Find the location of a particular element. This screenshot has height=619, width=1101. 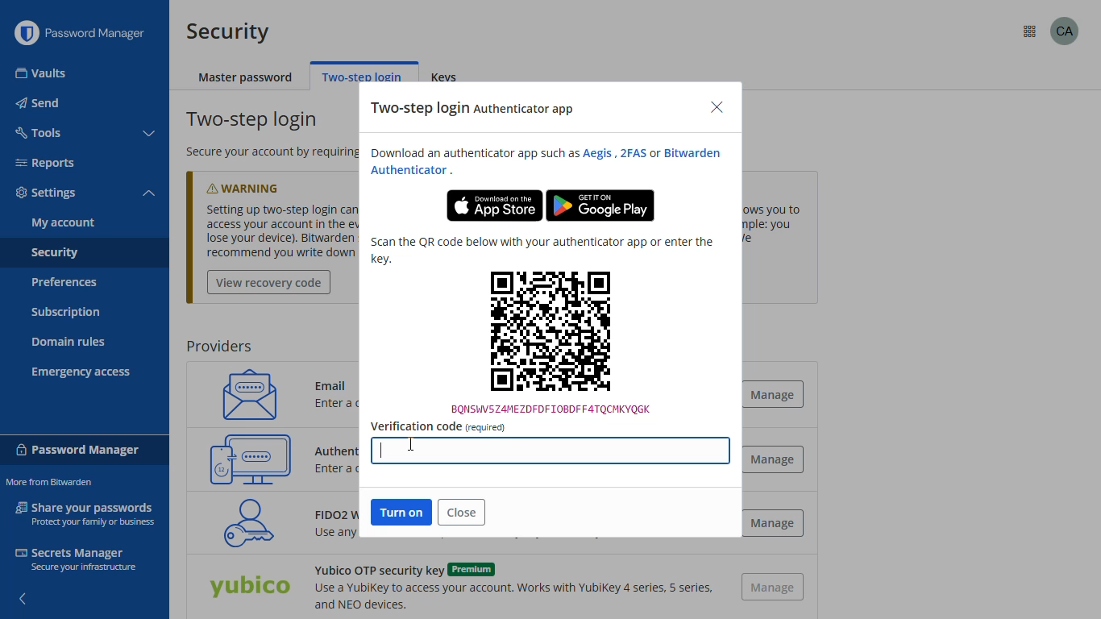

type verification code is located at coordinates (552, 451).